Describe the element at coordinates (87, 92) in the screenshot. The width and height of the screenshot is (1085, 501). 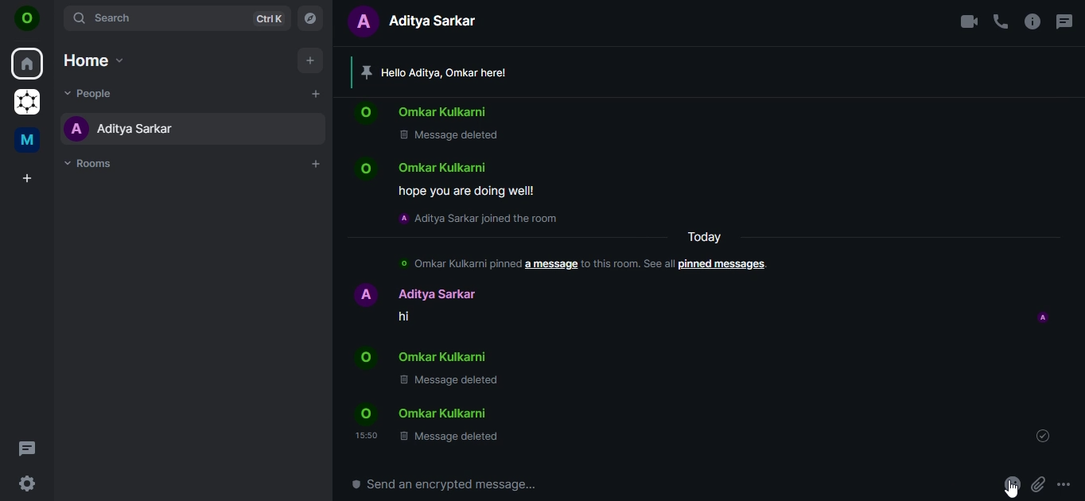
I see `people` at that location.